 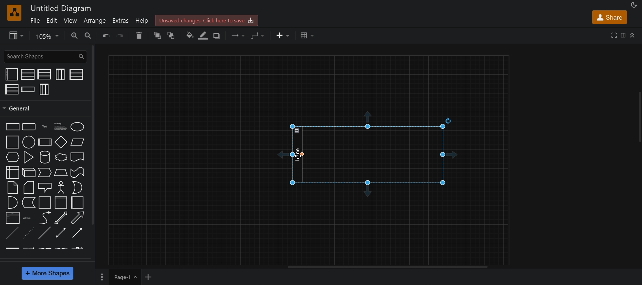 What do you see at coordinates (45, 188) in the screenshot?
I see `callout` at bounding box center [45, 188].